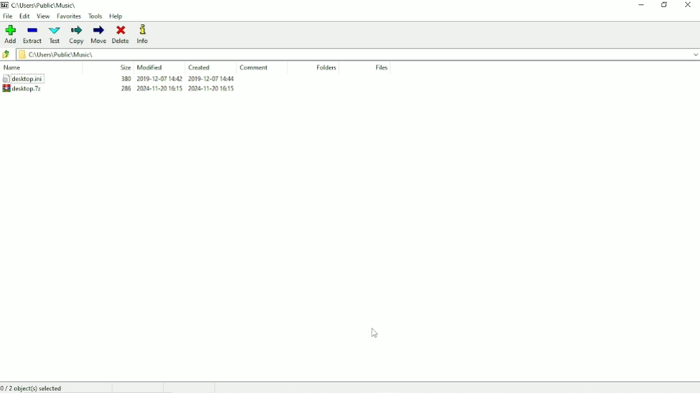 This screenshot has height=393, width=700. Describe the element at coordinates (642, 5) in the screenshot. I see `Minimize` at that location.